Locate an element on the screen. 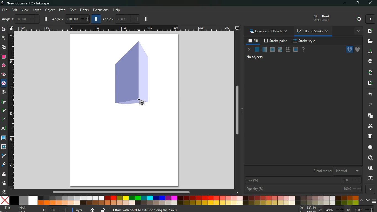 This screenshot has height=212, width=377. minimize is located at coordinates (346, 3).